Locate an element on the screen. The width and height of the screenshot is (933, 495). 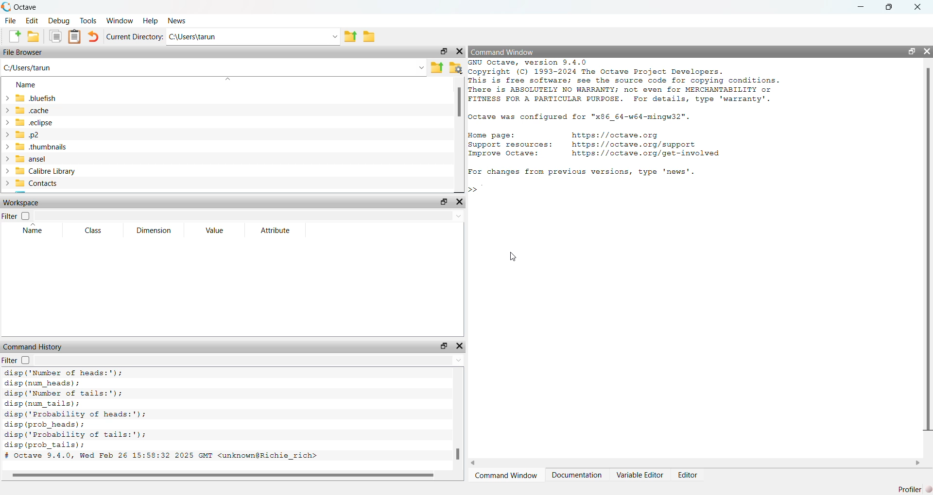
Undock Widget is located at coordinates (444, 202).